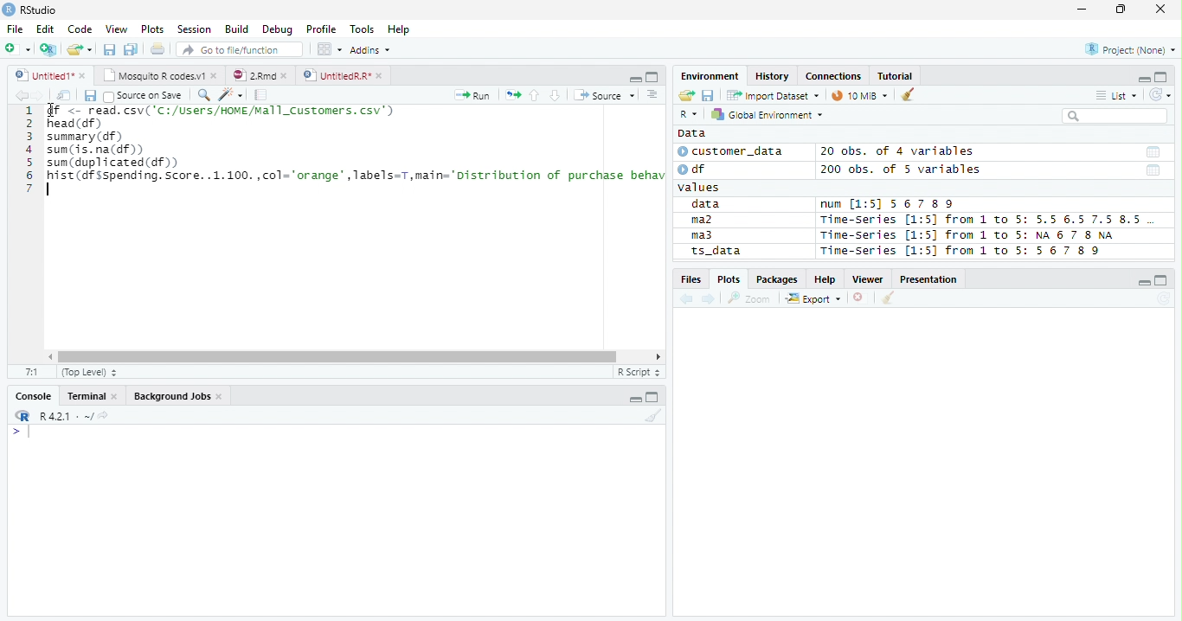  What do you see at coordinates (776, 280) in the screenshot?
I see `Packages` at bounding box center [776, 280].